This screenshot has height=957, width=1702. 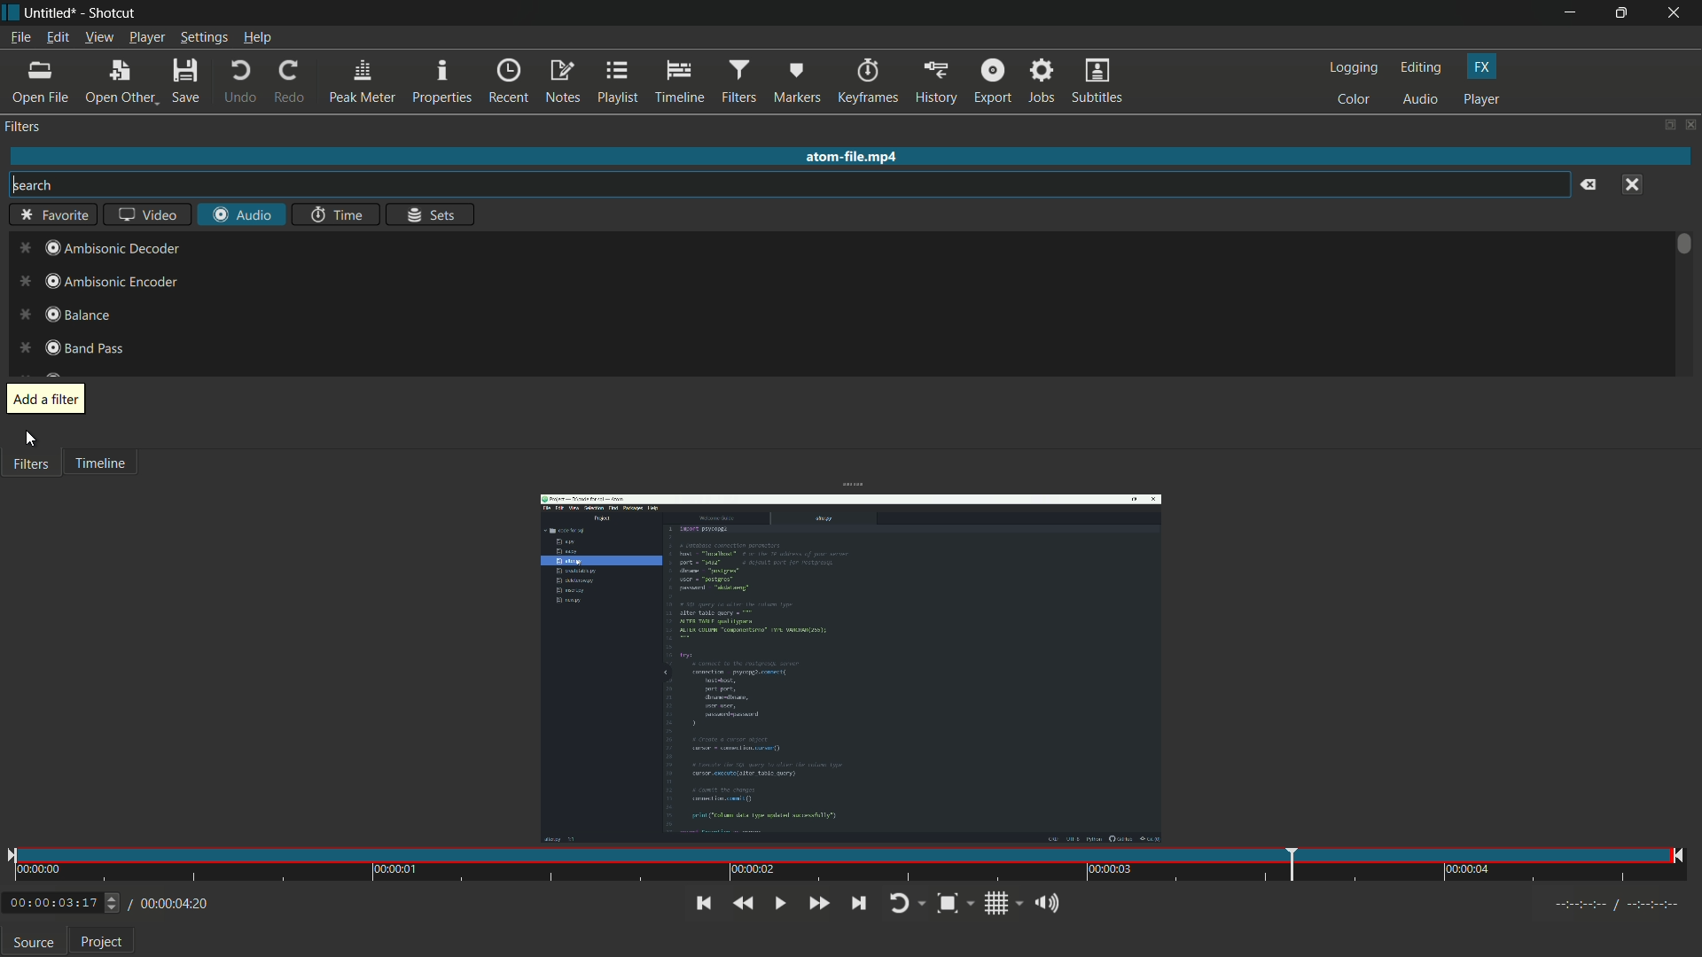 I want to click on toggle grid, so click(x=1003, y=903).